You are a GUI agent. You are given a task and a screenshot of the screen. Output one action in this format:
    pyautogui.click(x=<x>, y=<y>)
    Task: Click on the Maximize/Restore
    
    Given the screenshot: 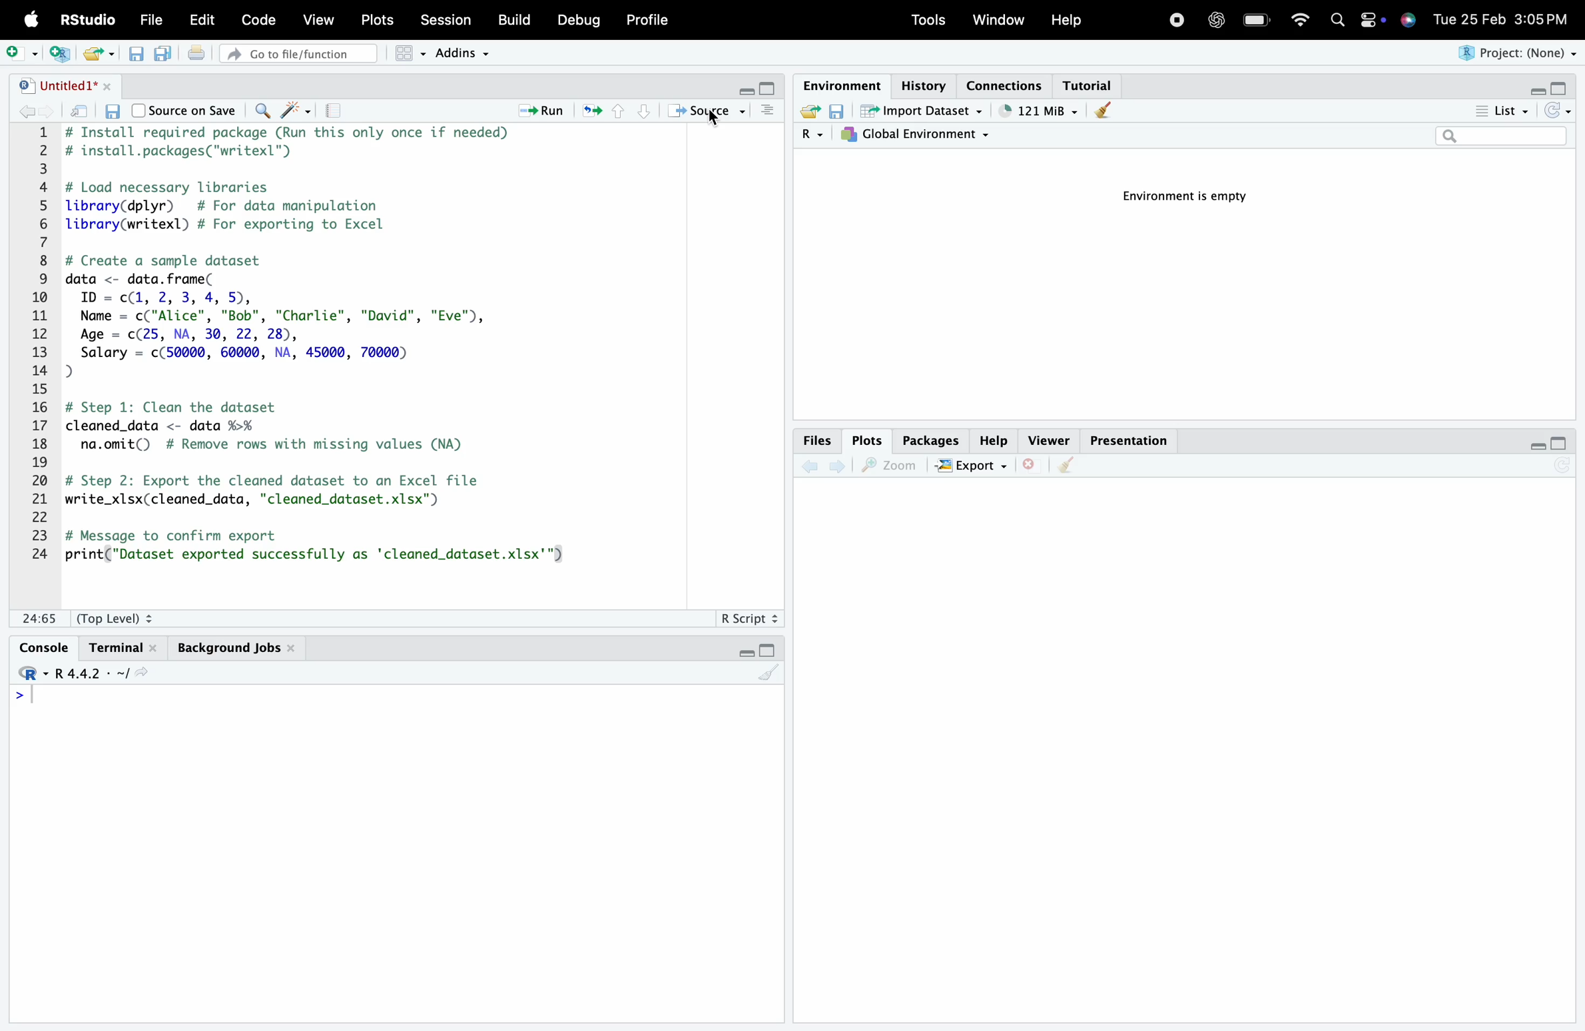 What is the action you would take?
    pyautogui.click(x=1562, y=445)
    